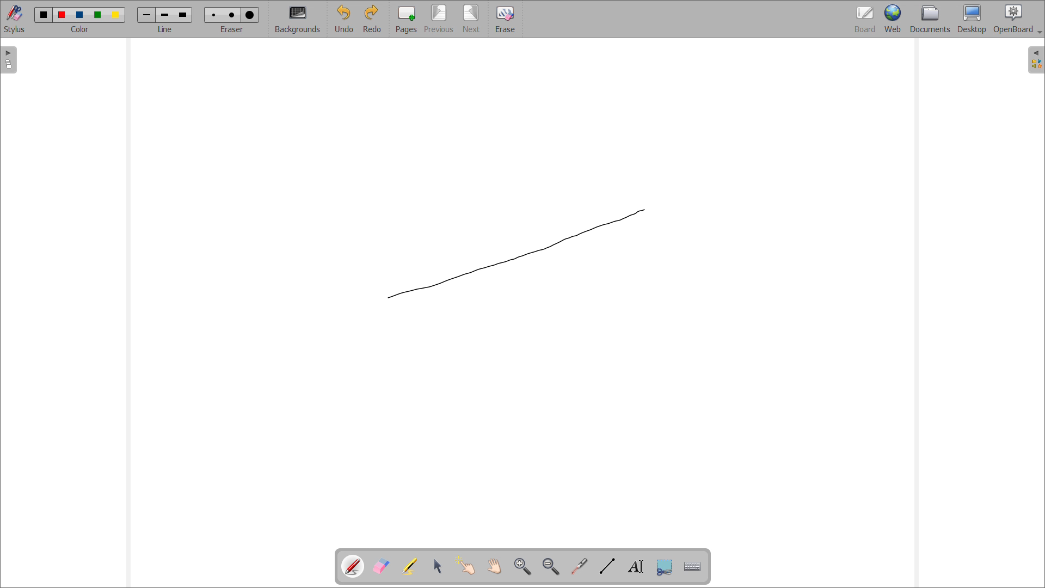 Image resolution: width=1045 pixels, height=588 pixels. I want to click on interact with items, so click(466, 566).